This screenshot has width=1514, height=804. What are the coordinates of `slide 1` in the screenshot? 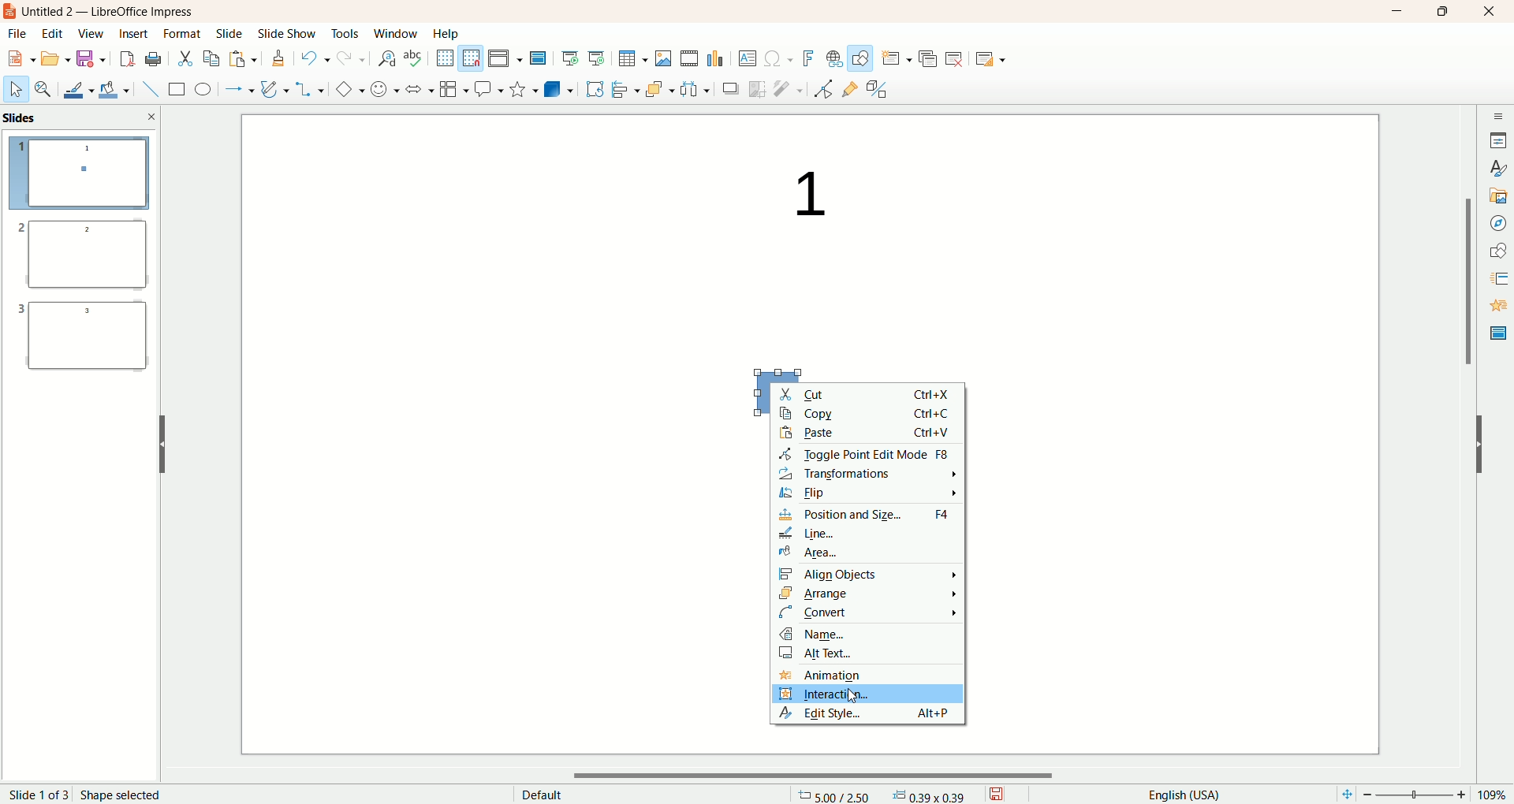 It's located at (80, 175).